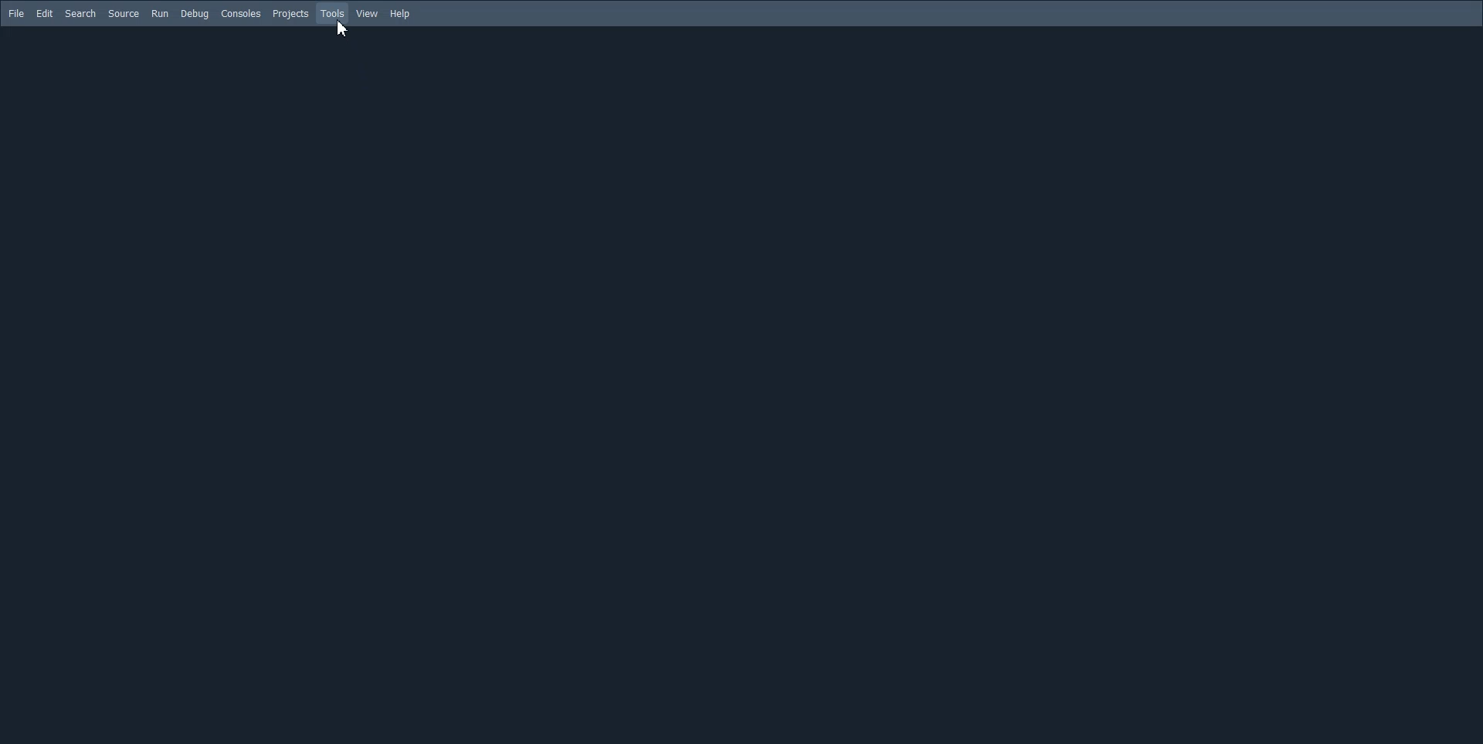 The width and height of the screenshot is (1483, 744). I want to click on Search, so click(81, 14).